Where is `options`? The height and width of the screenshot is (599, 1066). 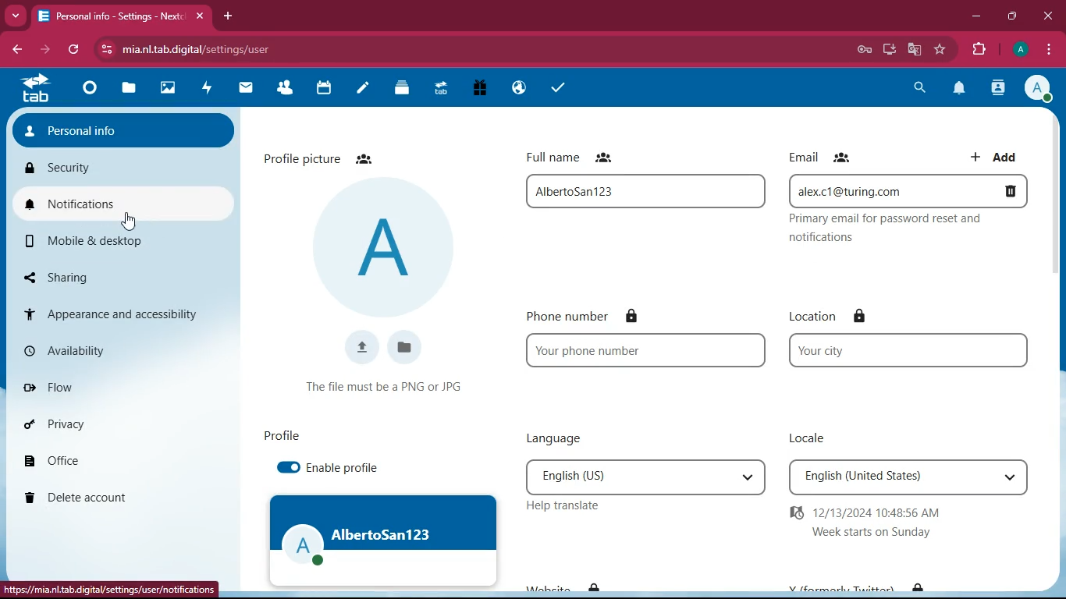
options is located at coordinates (1050, 49).